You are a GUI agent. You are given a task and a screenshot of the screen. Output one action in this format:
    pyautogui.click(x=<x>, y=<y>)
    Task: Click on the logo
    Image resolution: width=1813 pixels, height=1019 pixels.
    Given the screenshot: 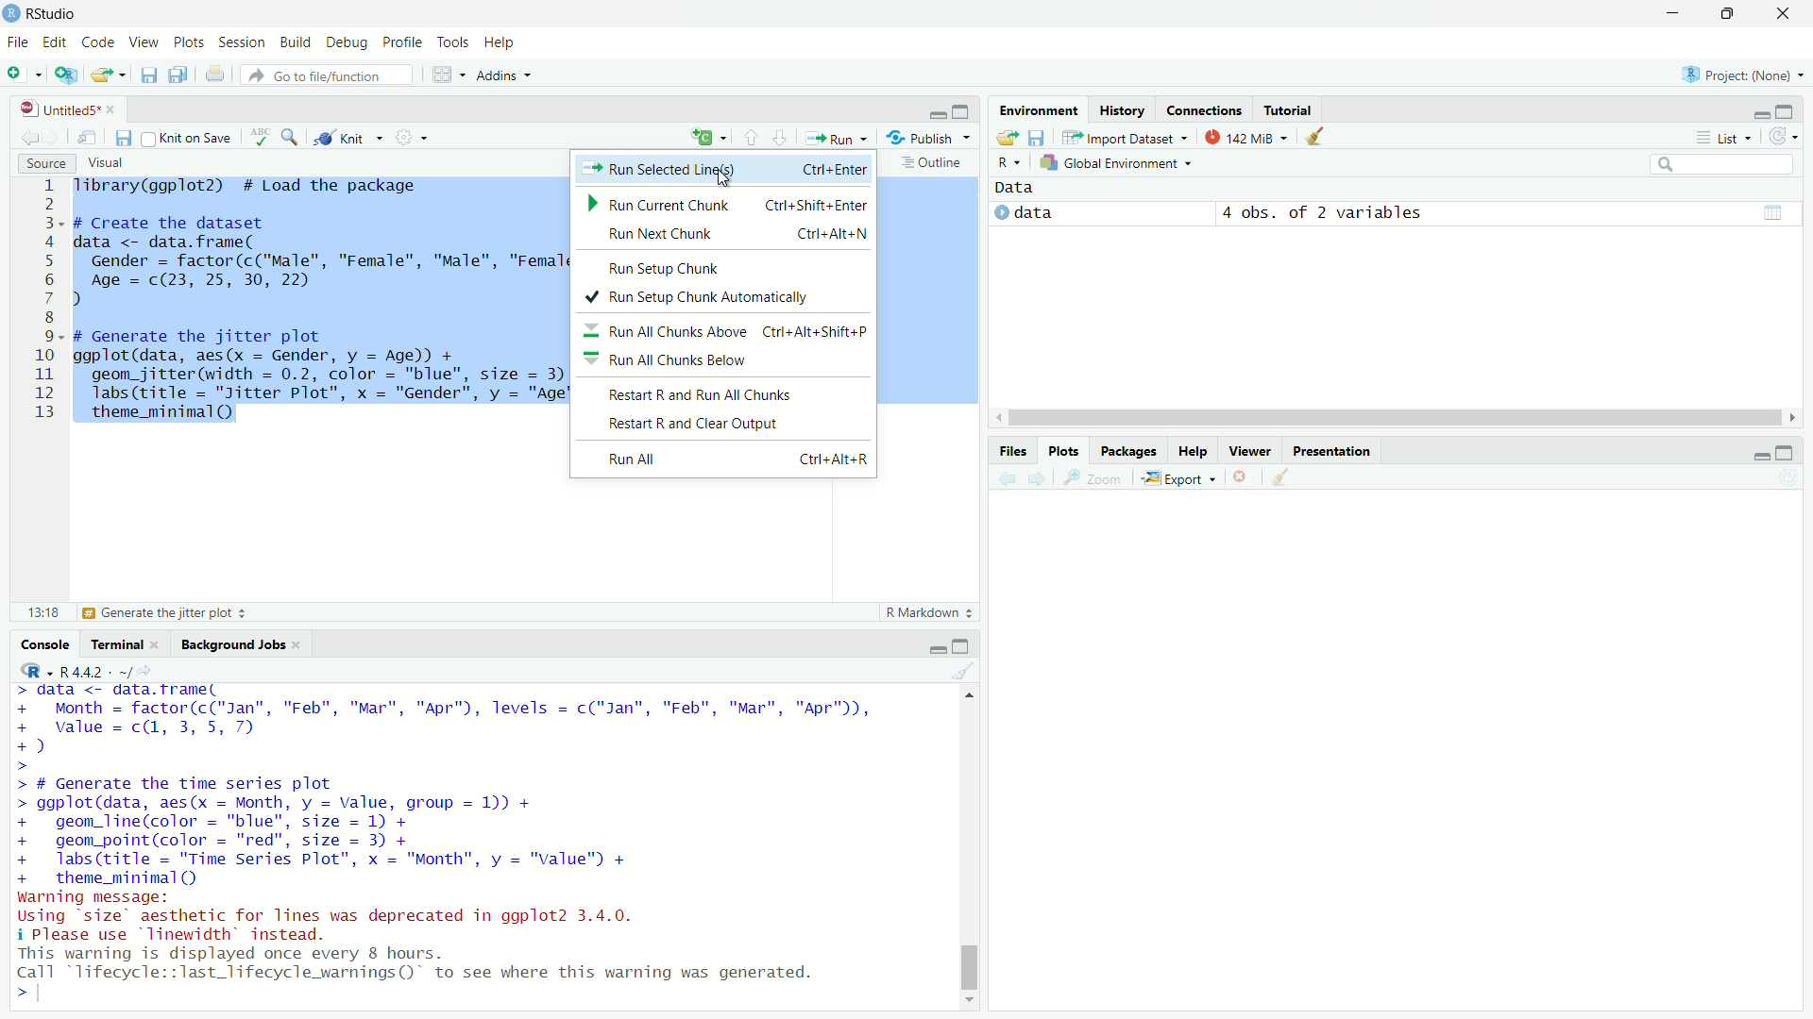 What is the action you would take?
    pyautogui.click(x=11, y=14)
    